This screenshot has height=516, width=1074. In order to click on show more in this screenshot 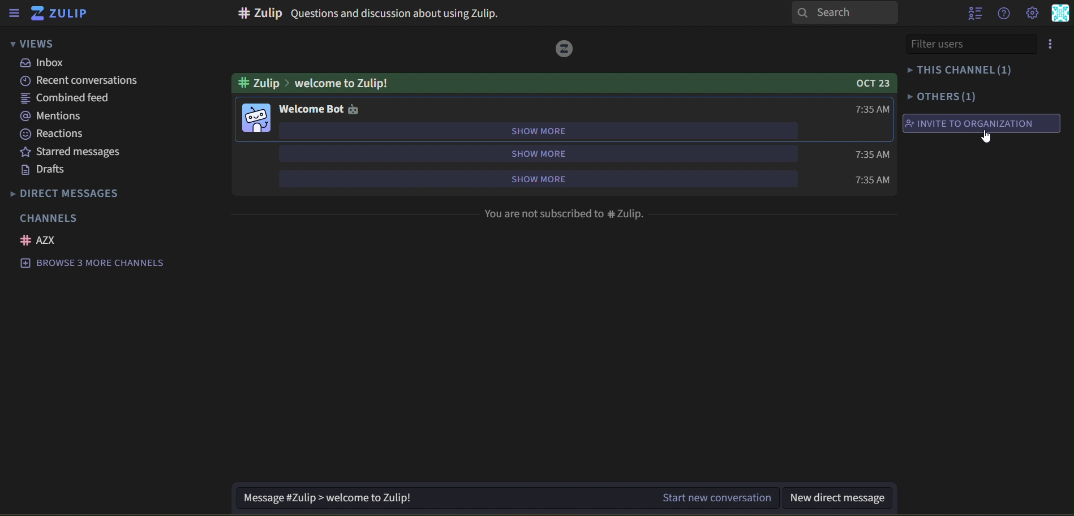, I will do `click(560, 178)`.